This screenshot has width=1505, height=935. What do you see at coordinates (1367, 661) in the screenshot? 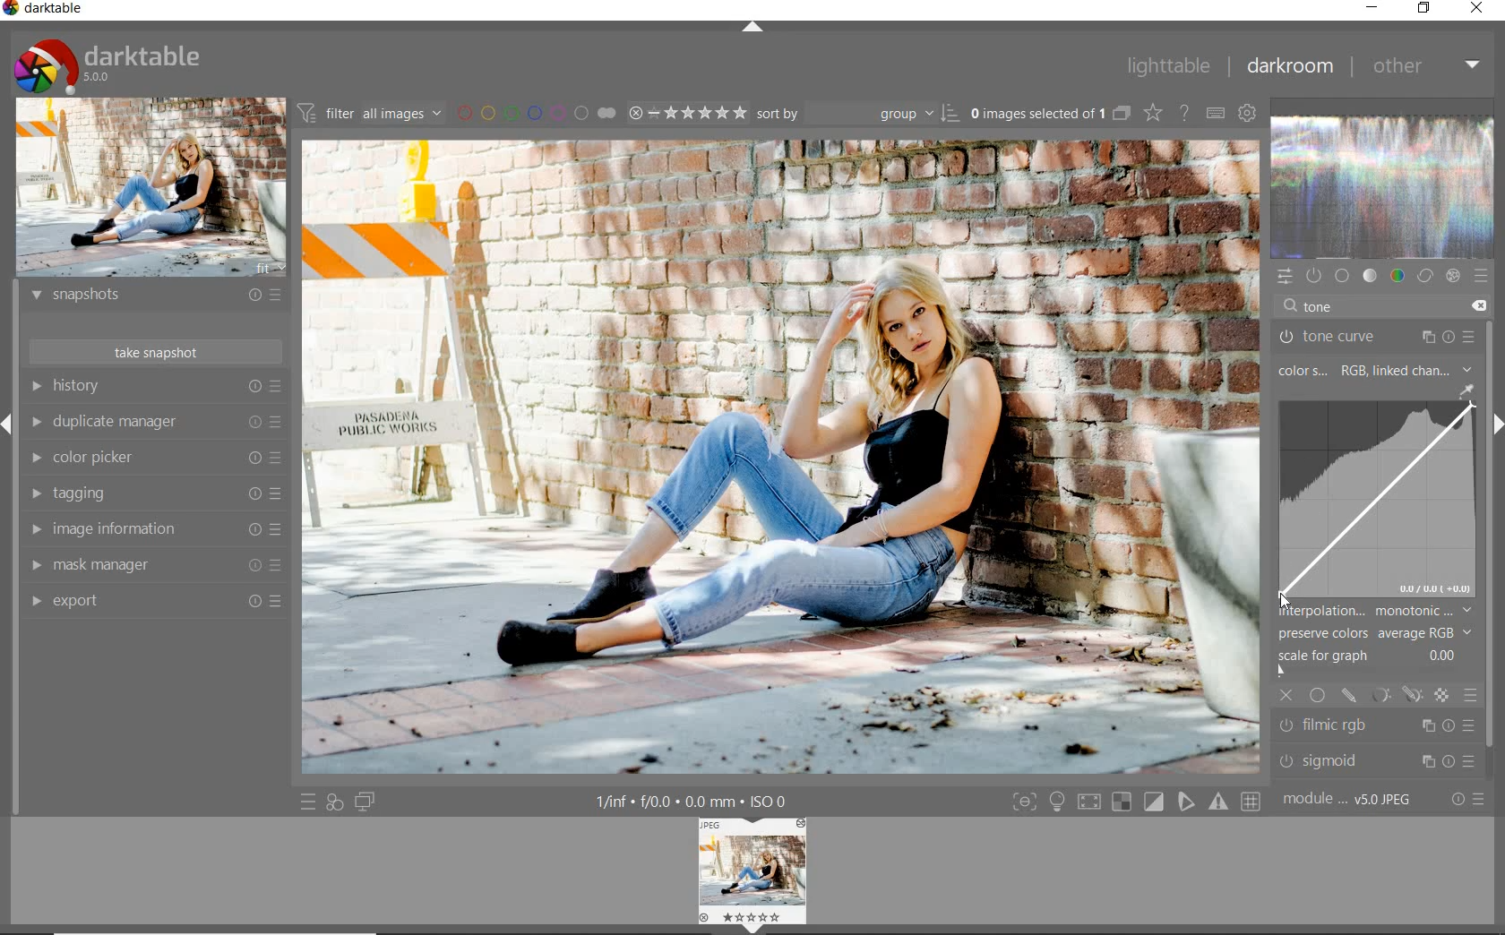
I see `scale for graph` at bounding box center [1367, 661].